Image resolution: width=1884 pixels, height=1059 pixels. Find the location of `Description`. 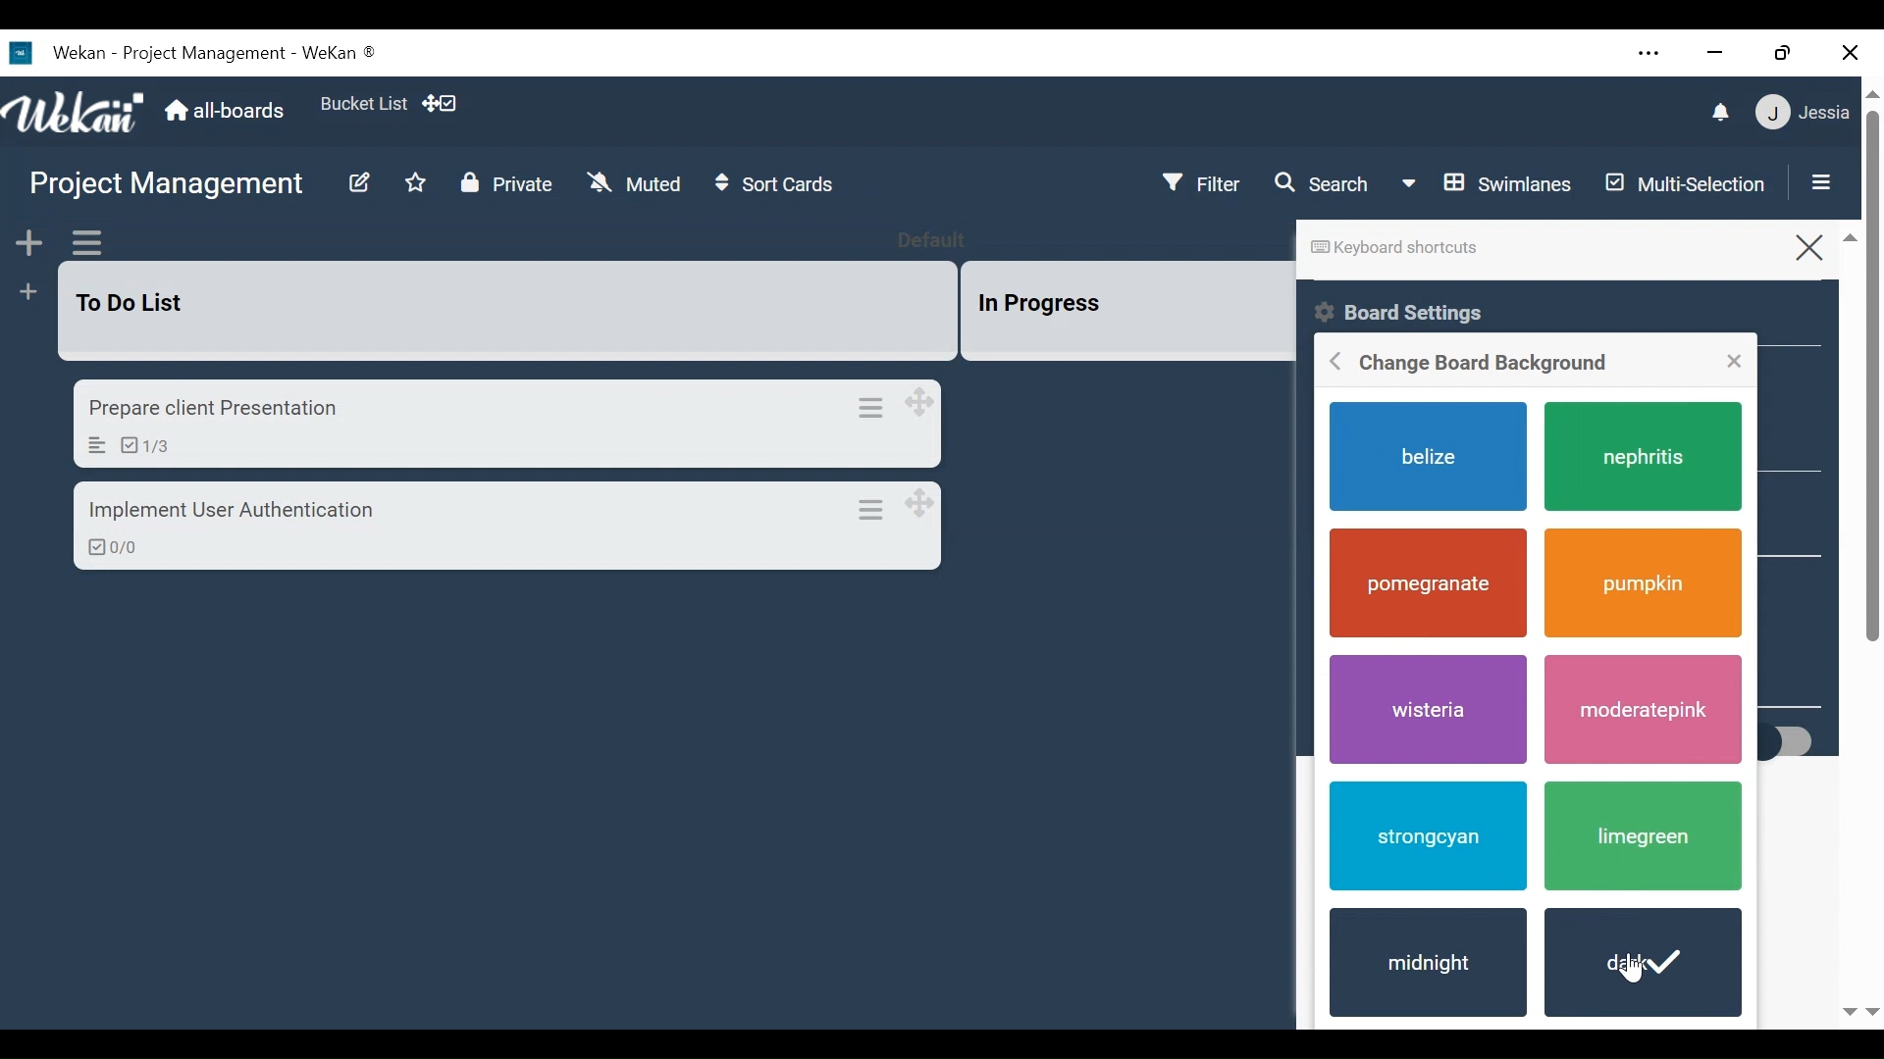

Description is located at coordinates (91, 445).